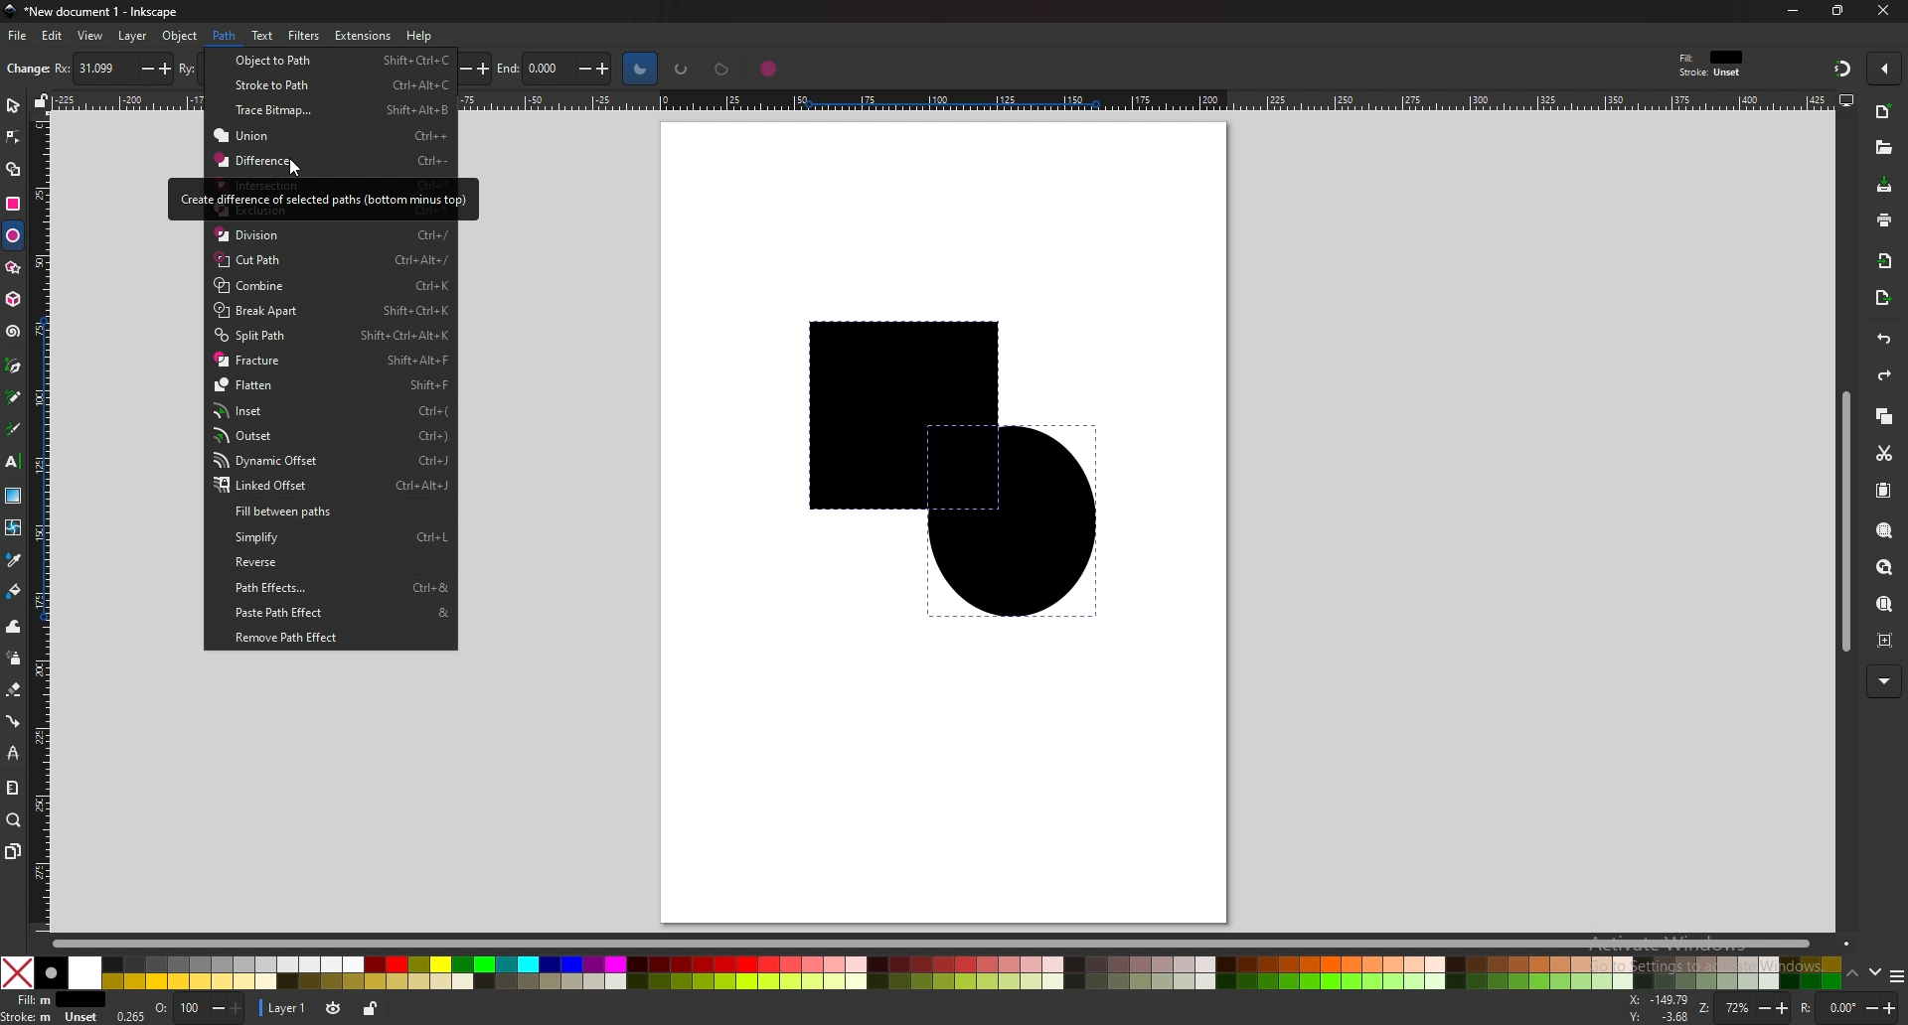 Image resolution: width=1908 pixels, height=1025 pixels. What do you see at coordinates (1884, 640) in the screenshot?
I see `zoom center` at bounding box center [1884, 640].